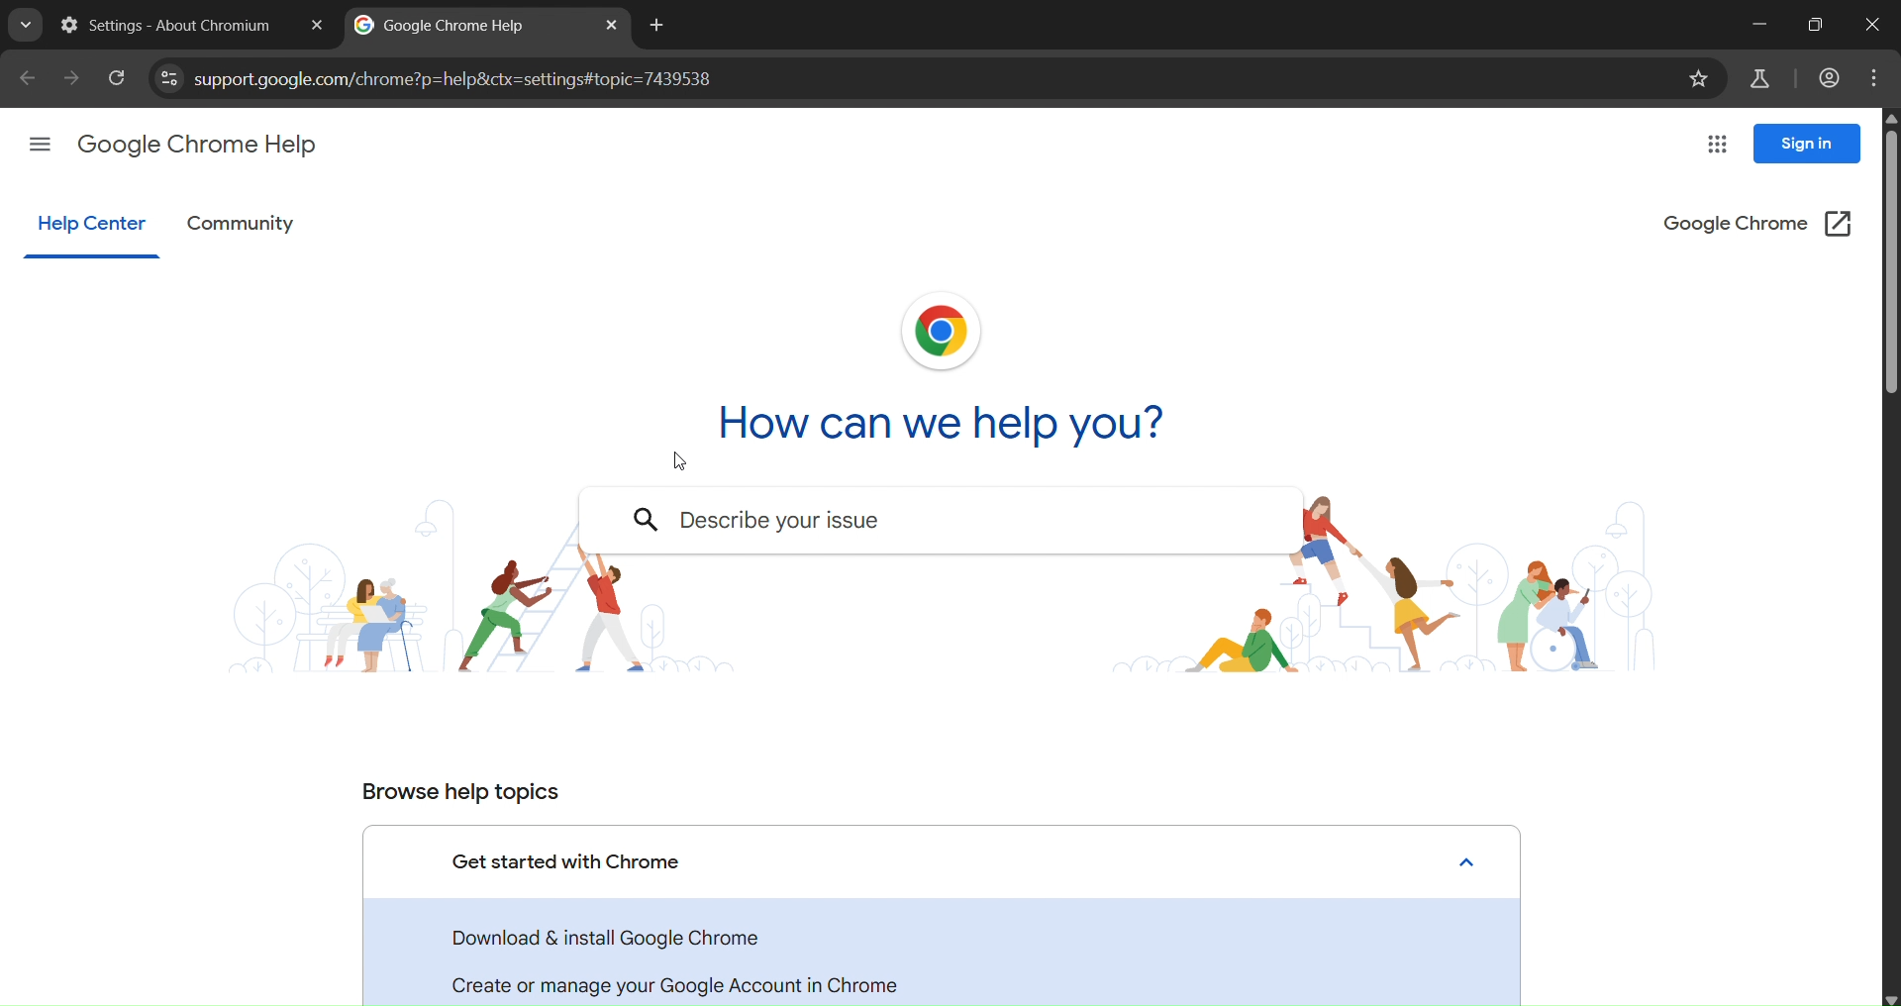  I want to click on sign in, so click(1808, 143).